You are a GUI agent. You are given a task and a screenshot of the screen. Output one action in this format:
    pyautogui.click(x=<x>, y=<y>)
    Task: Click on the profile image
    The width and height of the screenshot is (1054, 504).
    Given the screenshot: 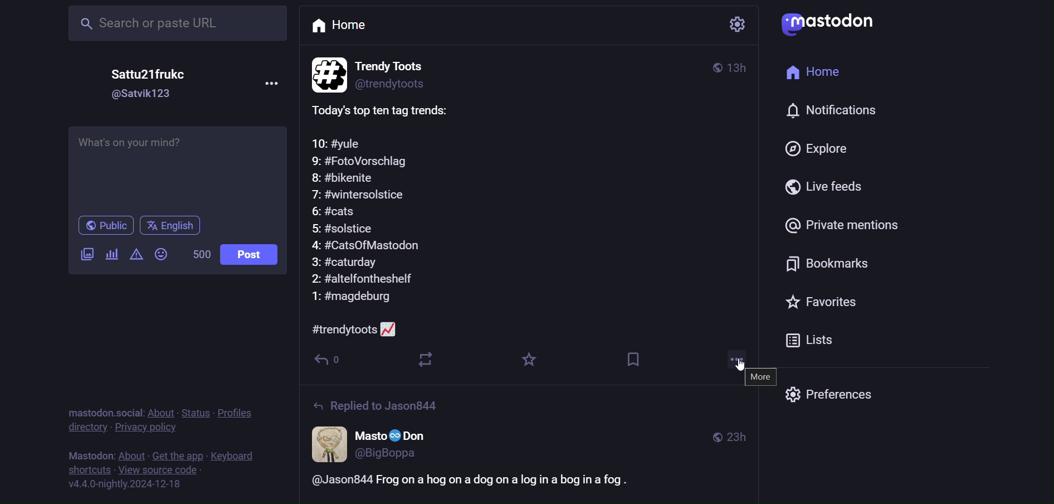 What is the action you would take?
    pyautogui.click(x=326, y=72)
    